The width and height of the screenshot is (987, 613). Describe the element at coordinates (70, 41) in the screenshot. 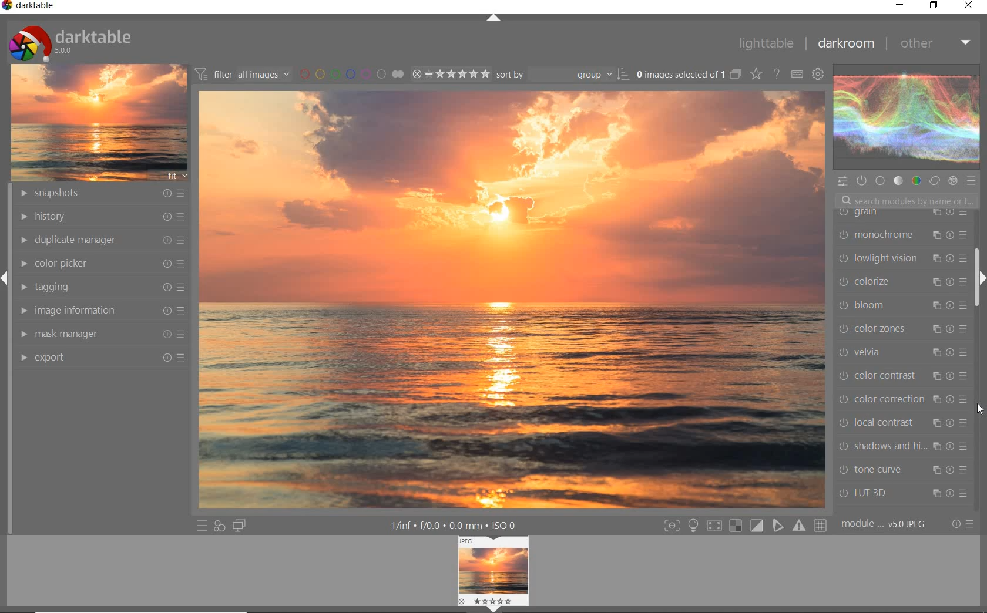

I see `SYSTEM LOGO & NAME` at that location.